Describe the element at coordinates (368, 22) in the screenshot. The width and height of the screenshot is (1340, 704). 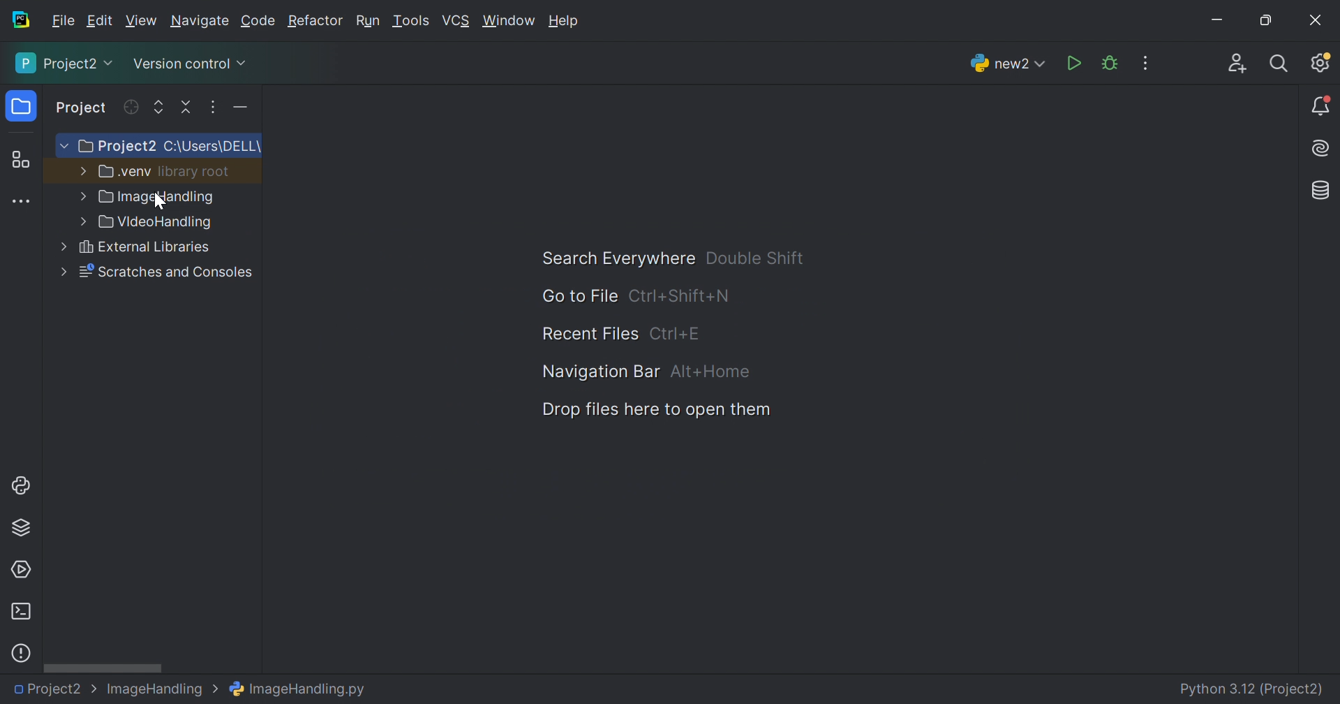
I see `Run` at that location.